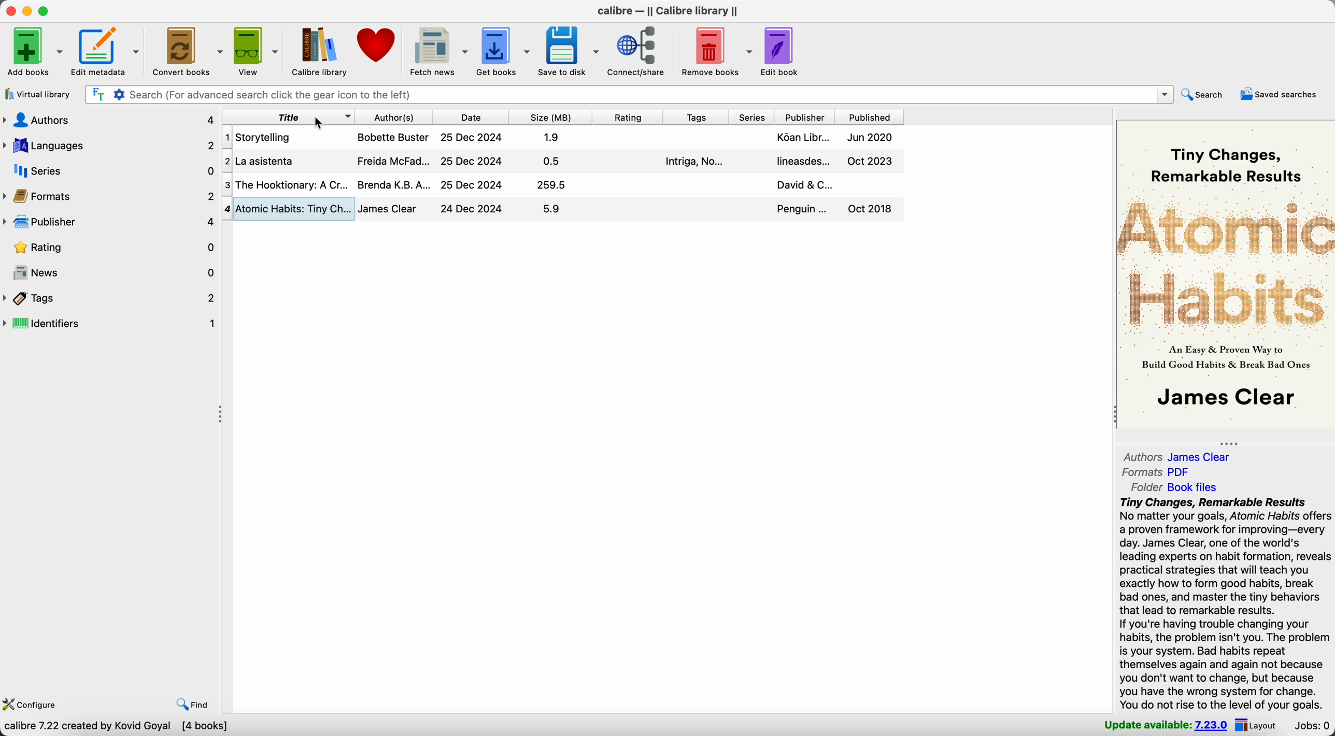 The image size is (1335, 736). I want to click on layout, so click(1258, 724).